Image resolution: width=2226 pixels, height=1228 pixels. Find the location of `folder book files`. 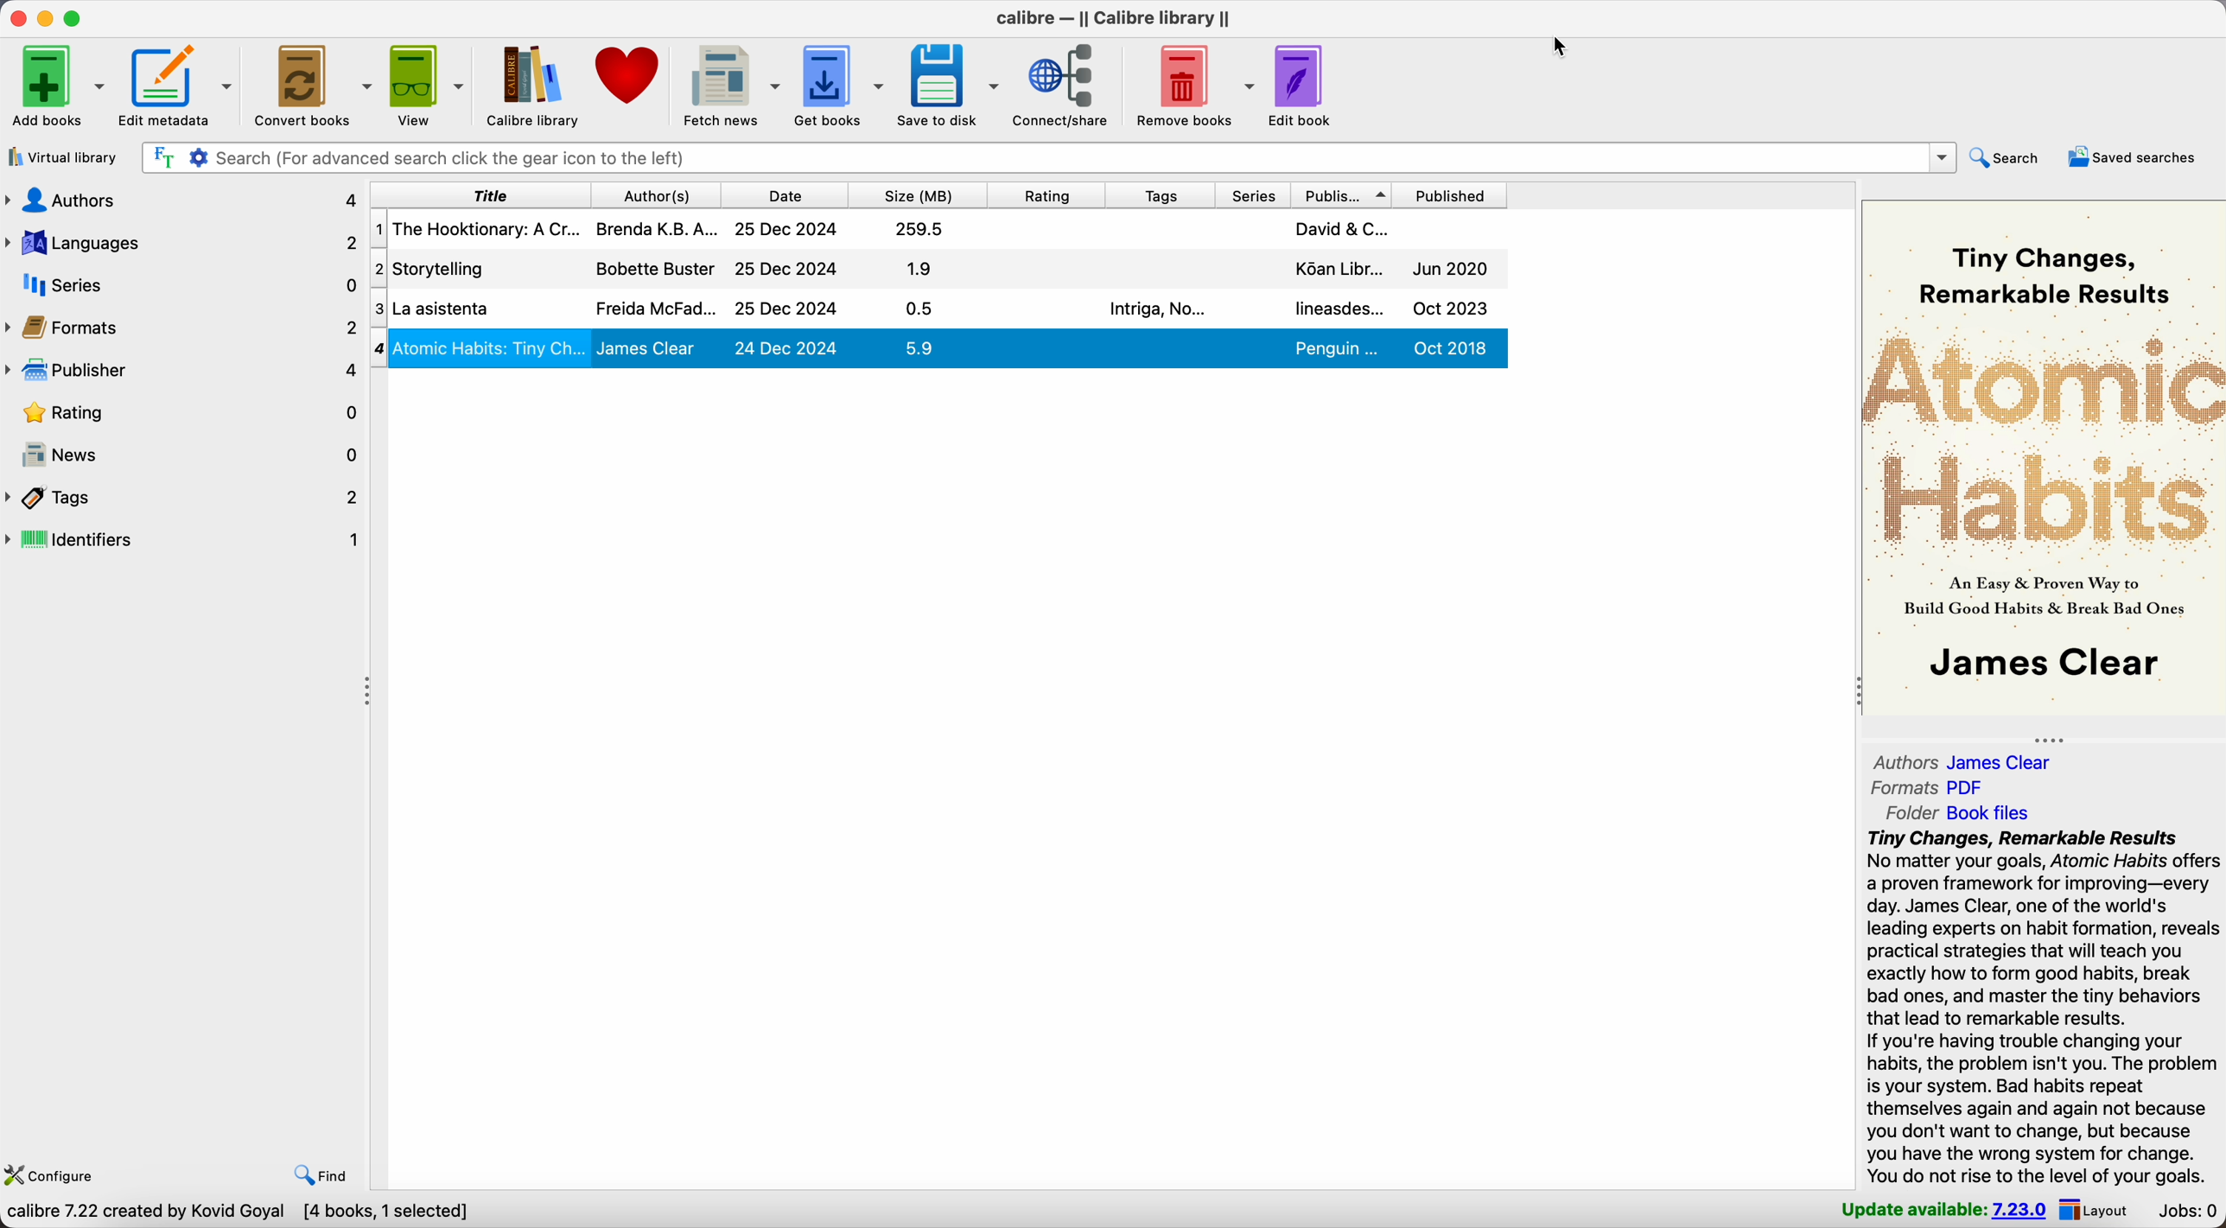

folder book files is located at coordinates (1955, 812).